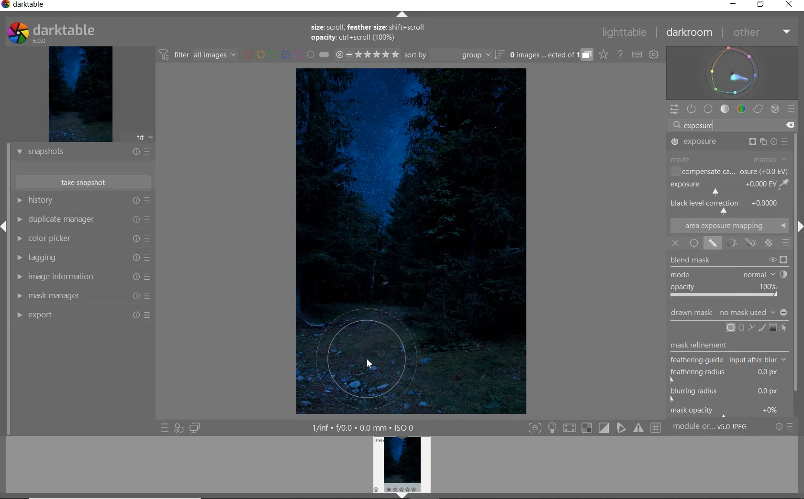 This screenshot has width=804, height=499. Describe the element at coordinates (761, 5) in the screenshot. I see `RESTORE` at that location.